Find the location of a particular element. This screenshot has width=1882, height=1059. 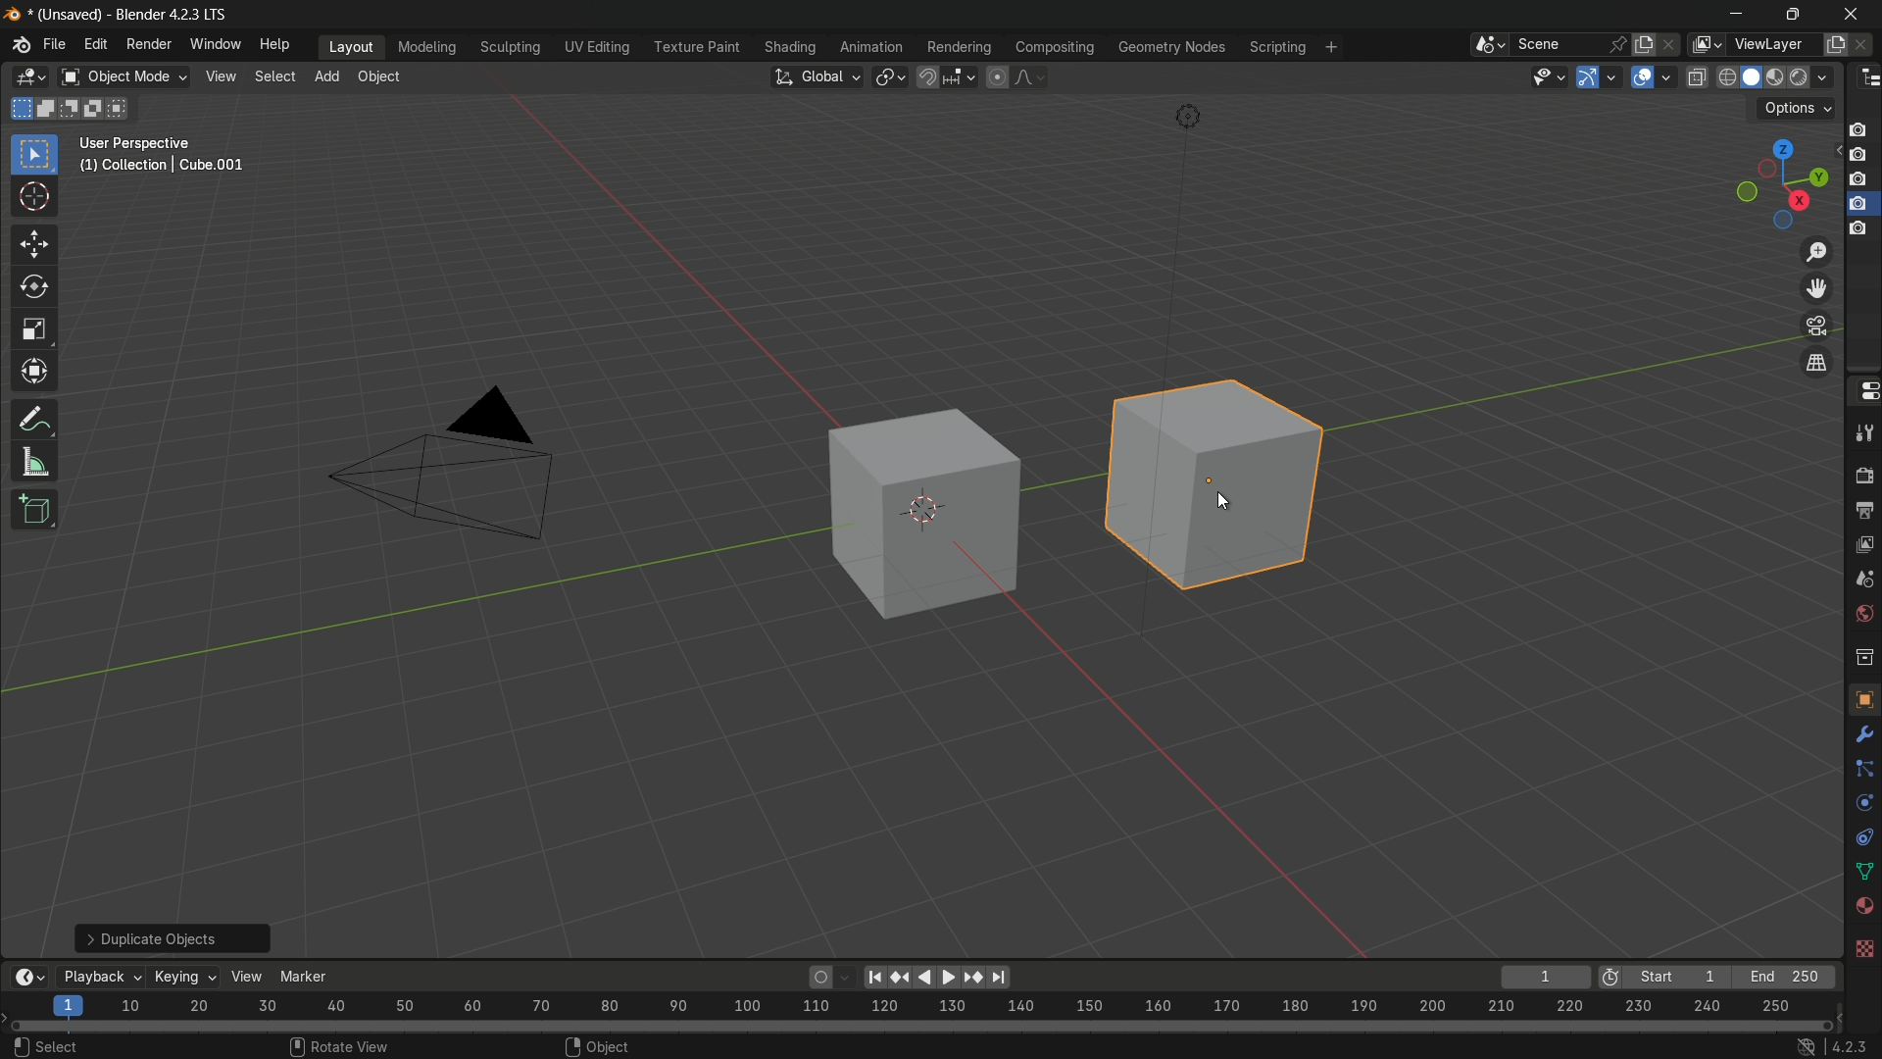

add view layer is located at coordinates (1837, 42).